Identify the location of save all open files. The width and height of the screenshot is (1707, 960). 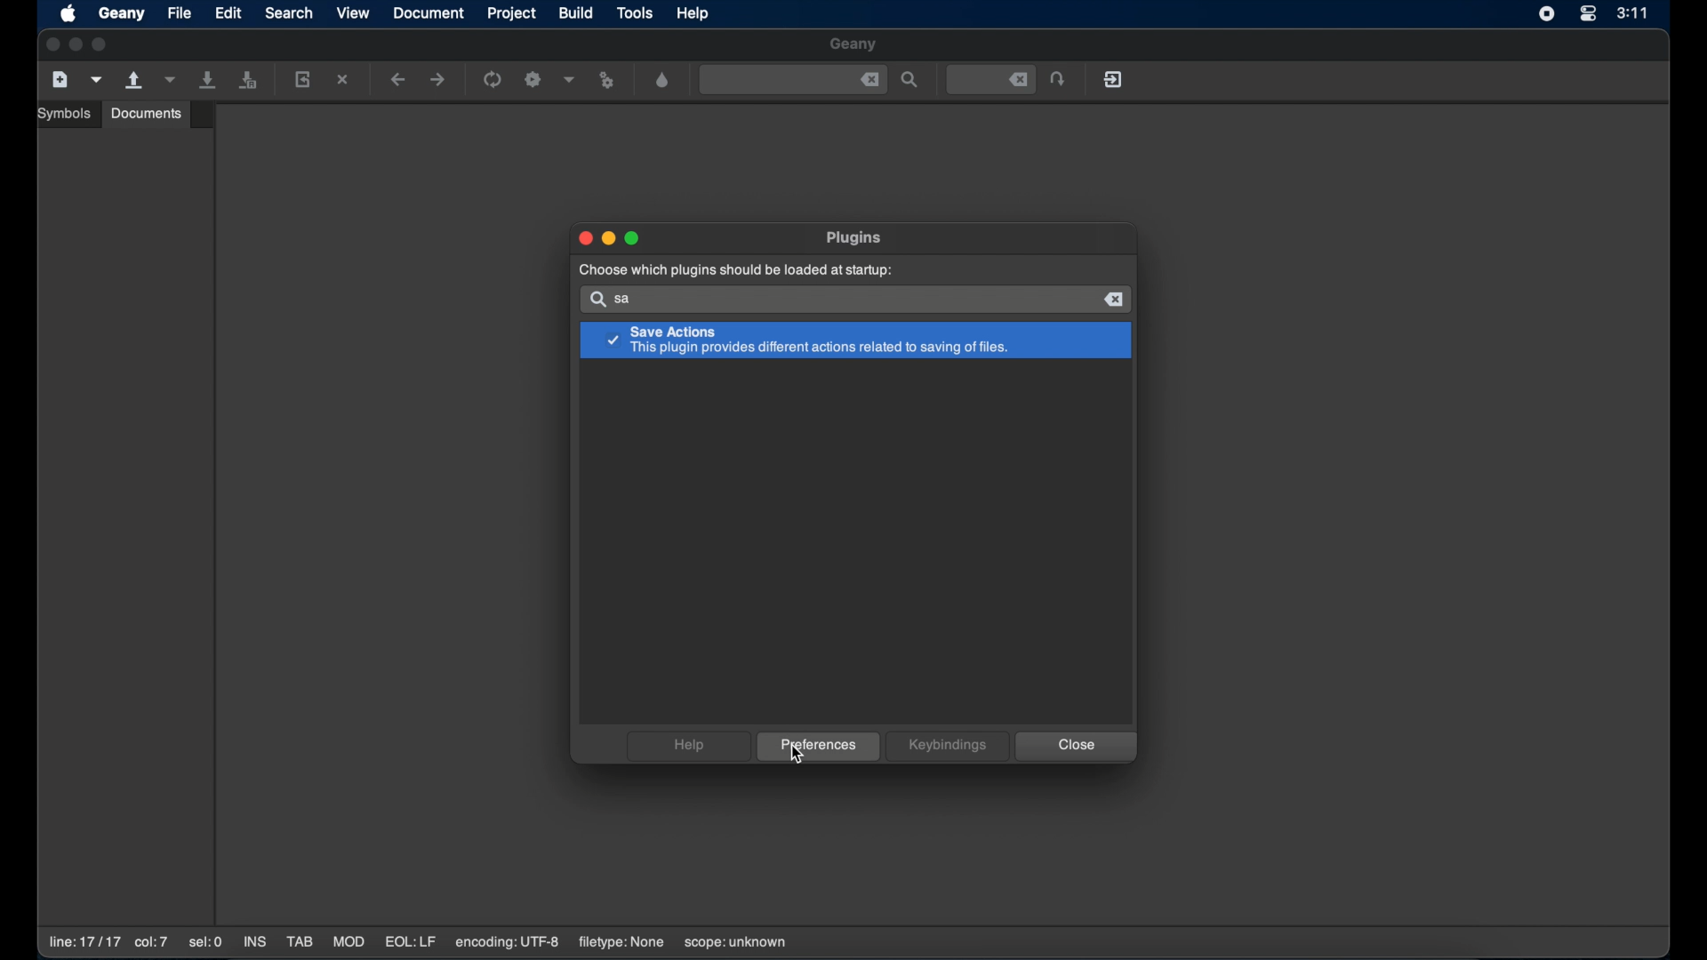
(248, 81).